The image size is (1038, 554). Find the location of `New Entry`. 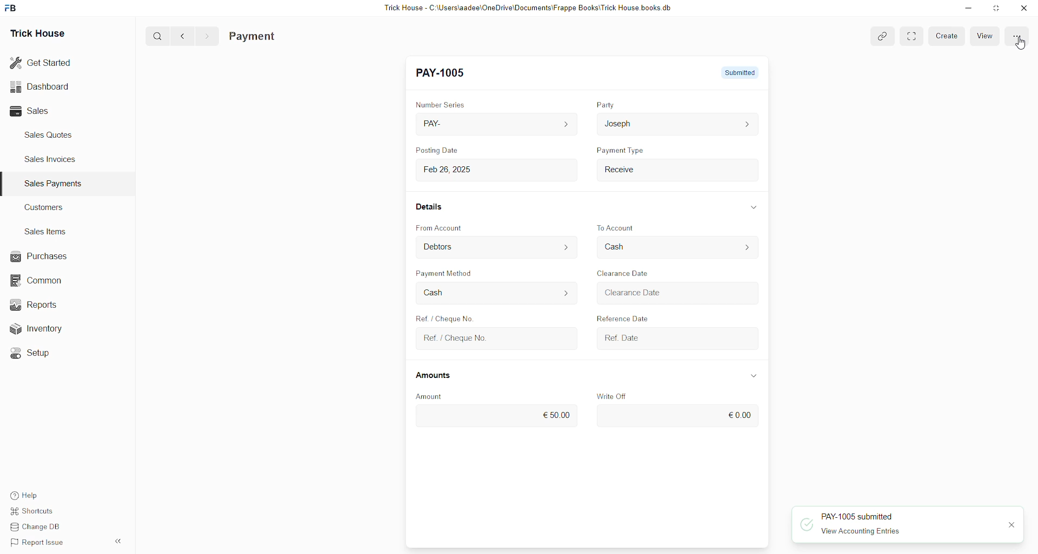

New Entry is located at coordinates (443, 73).